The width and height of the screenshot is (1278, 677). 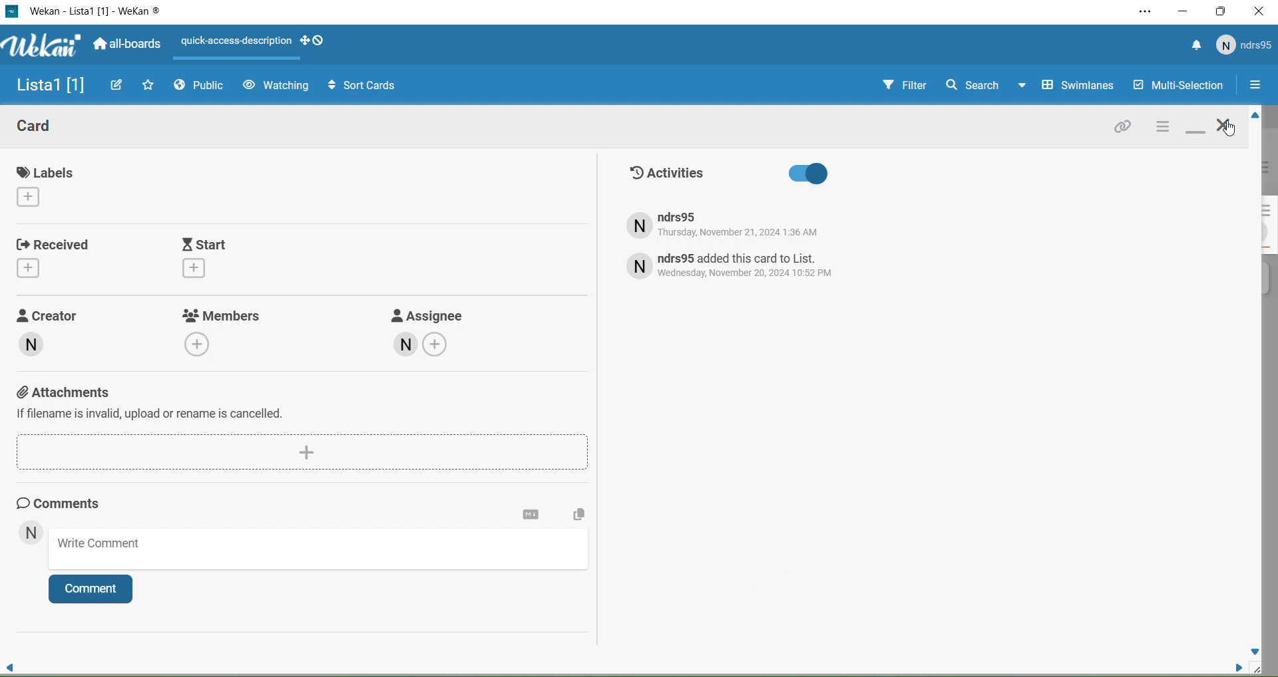 I want to click on Filter, so click(x=893, y=86).